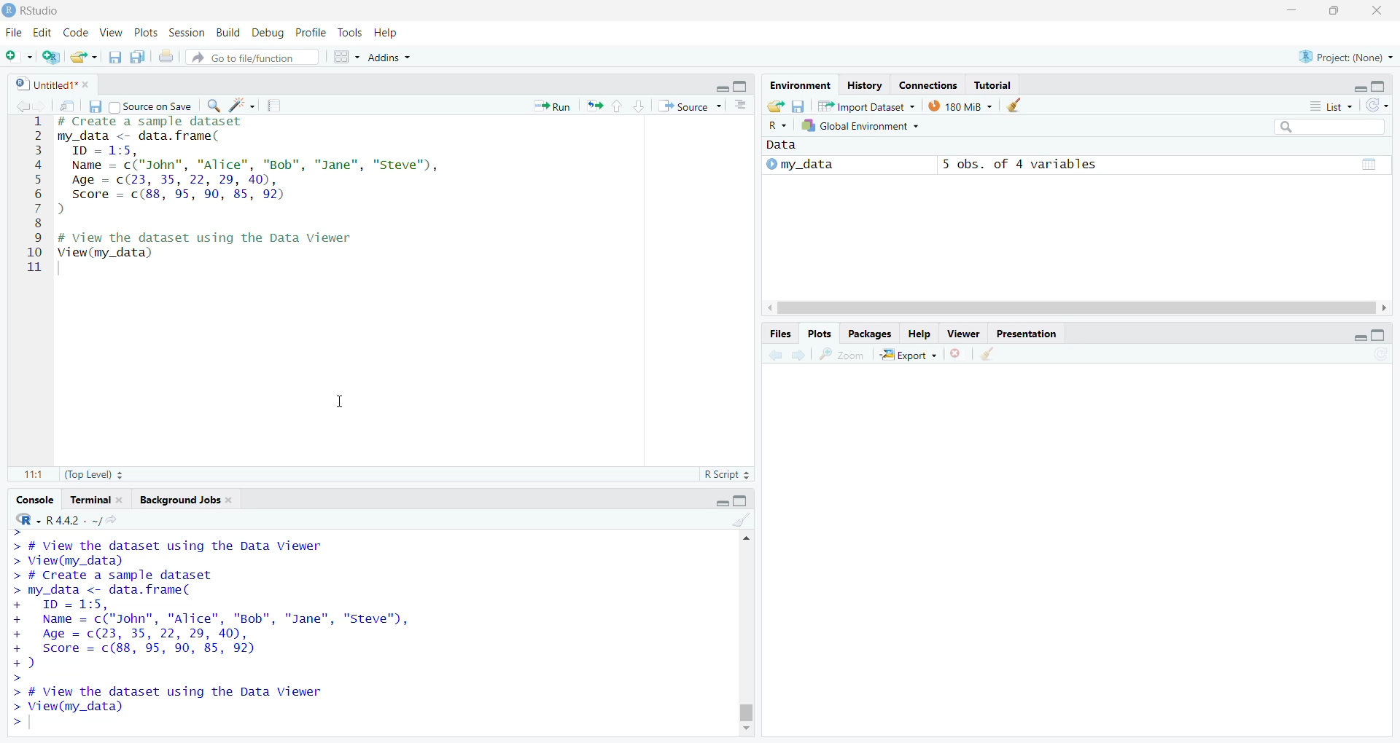 This screenshot has width=1400, height=743. Describe the element at coordinates (691, 107) in the screenshot. I see `Source` at that location.